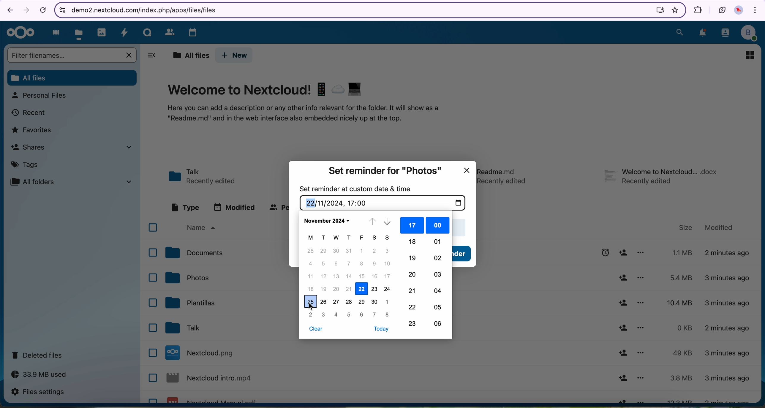  What do you see at coordinates (413, 274) in the screenshot?
I see `20` at bounding box center [413, 274].